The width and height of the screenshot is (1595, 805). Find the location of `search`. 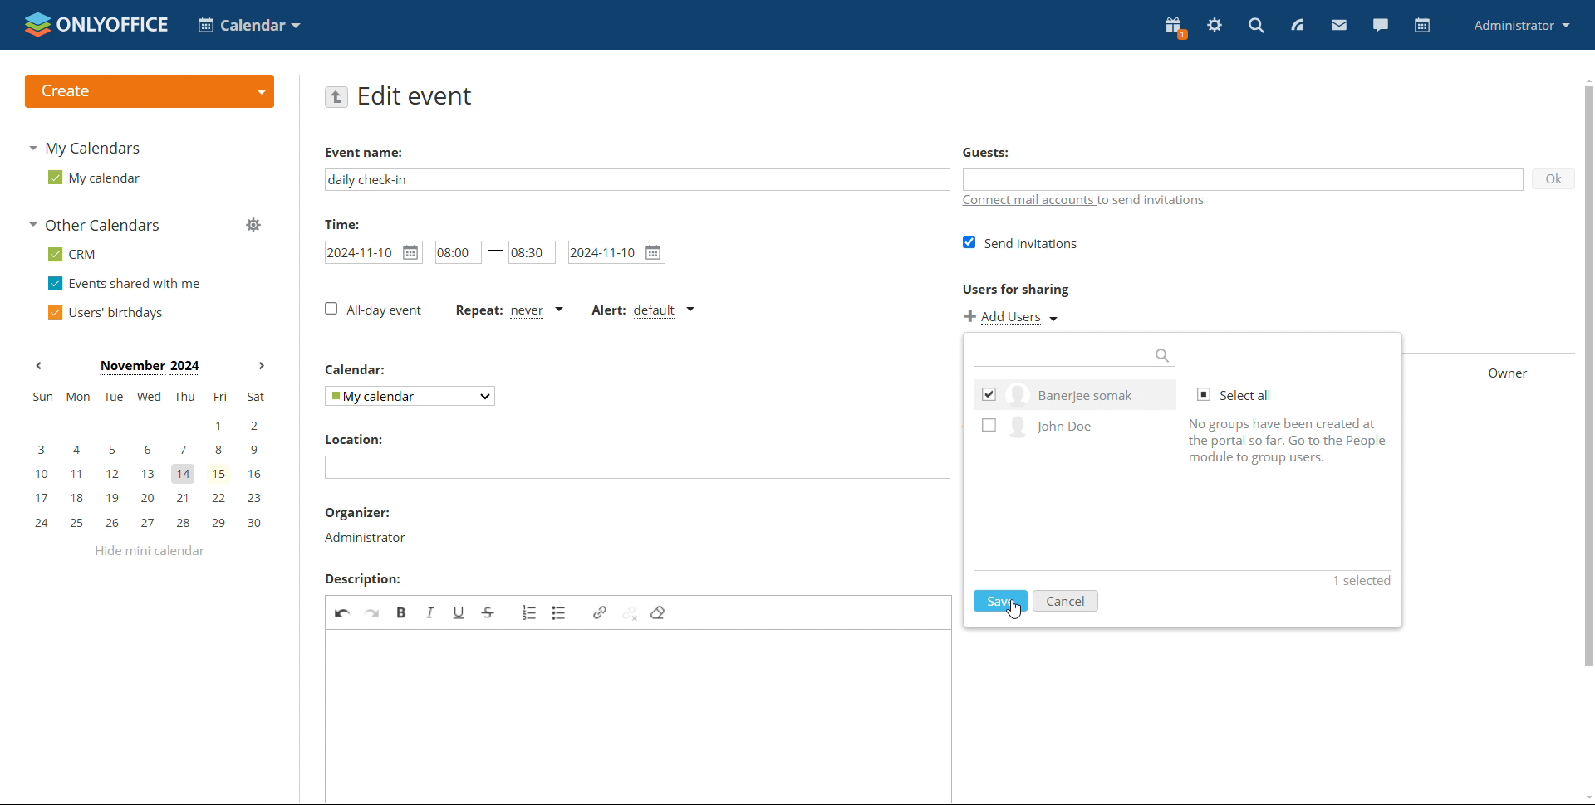

search is located at coordinates (1256, 25).